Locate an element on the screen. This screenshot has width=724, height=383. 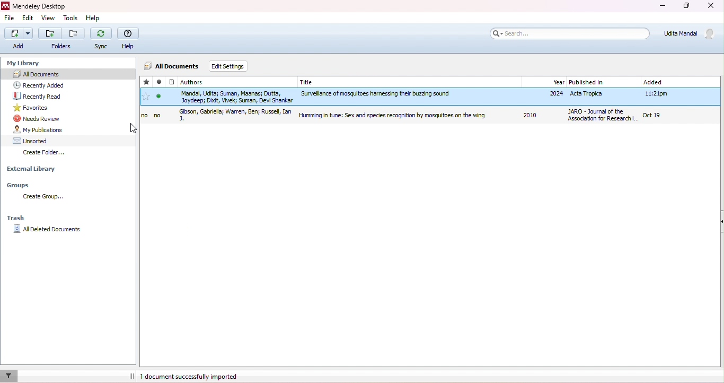
Remove folder is located at coordinates (73, 33).